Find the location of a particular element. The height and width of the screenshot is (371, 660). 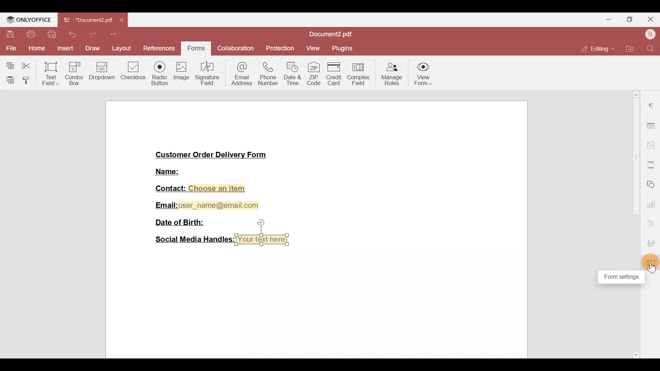

Image is located at coordinates (180, 72).